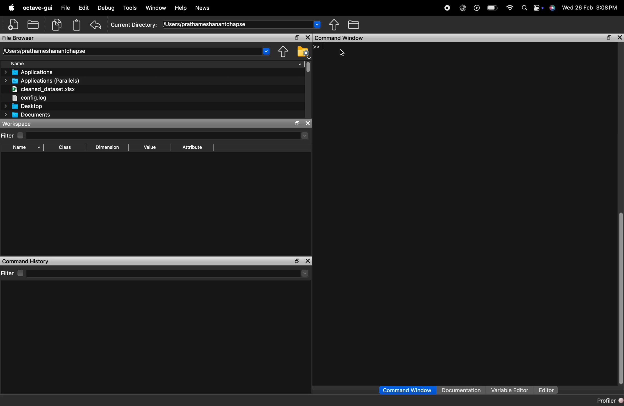 This screenshot has height=406, width=624. Describe the element at coordinates (107, 147) in the screenshot. I see `Dimension` at that location.